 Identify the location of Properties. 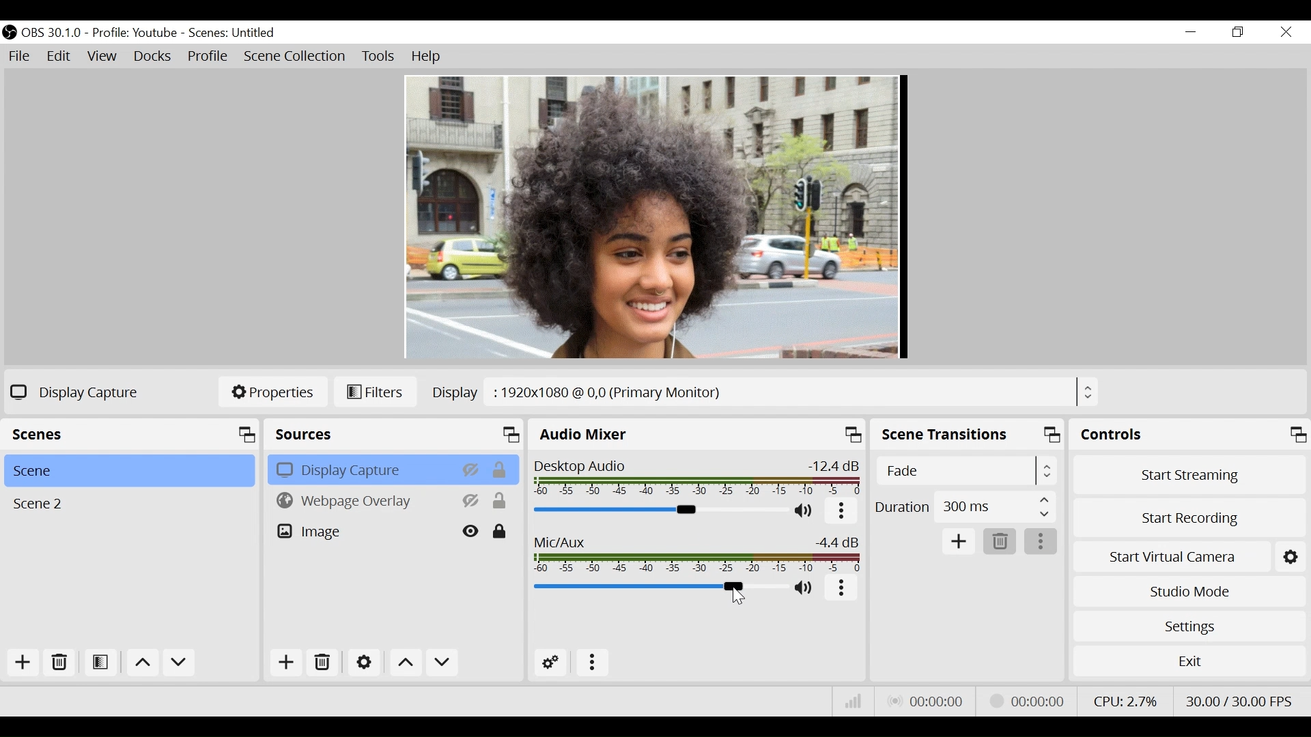
(271, 393).